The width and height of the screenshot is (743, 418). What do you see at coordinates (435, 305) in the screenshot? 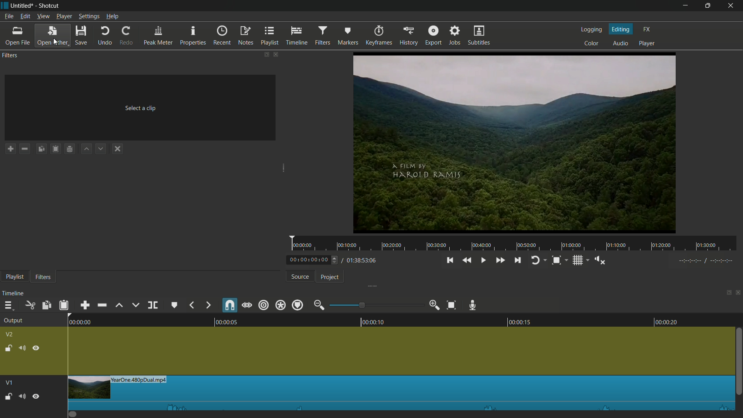
I see `zoom in` at bounding box center [435, 305].